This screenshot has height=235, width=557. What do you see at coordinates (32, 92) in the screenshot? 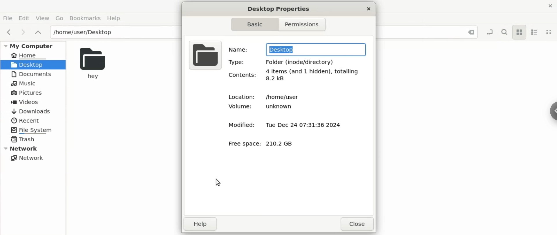
I see `pictures` at bounding box center [32, 92].